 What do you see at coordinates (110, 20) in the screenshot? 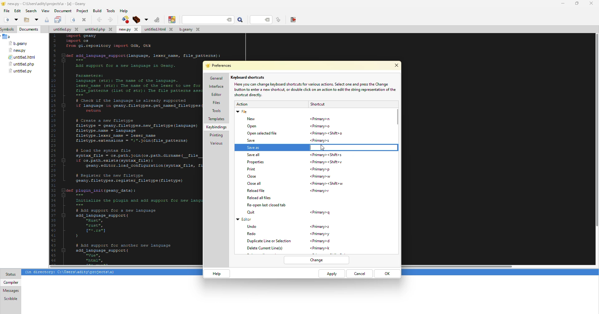
I see `forward` at bounding box center [110, 20].